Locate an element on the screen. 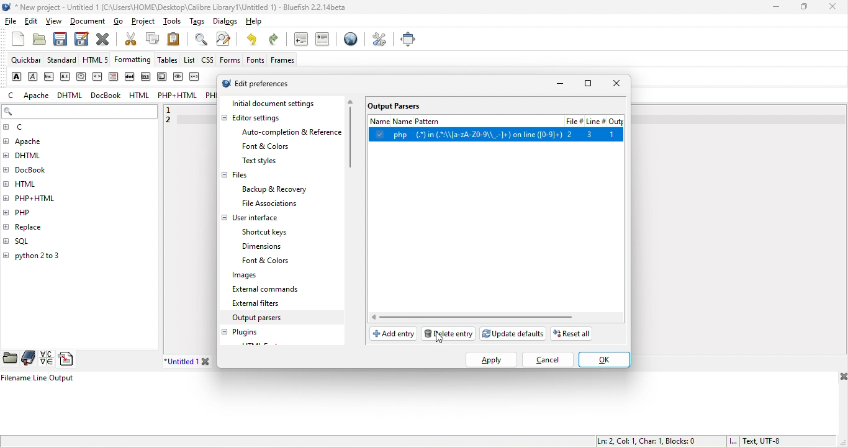  plugins is located at coordinates (245, 333).